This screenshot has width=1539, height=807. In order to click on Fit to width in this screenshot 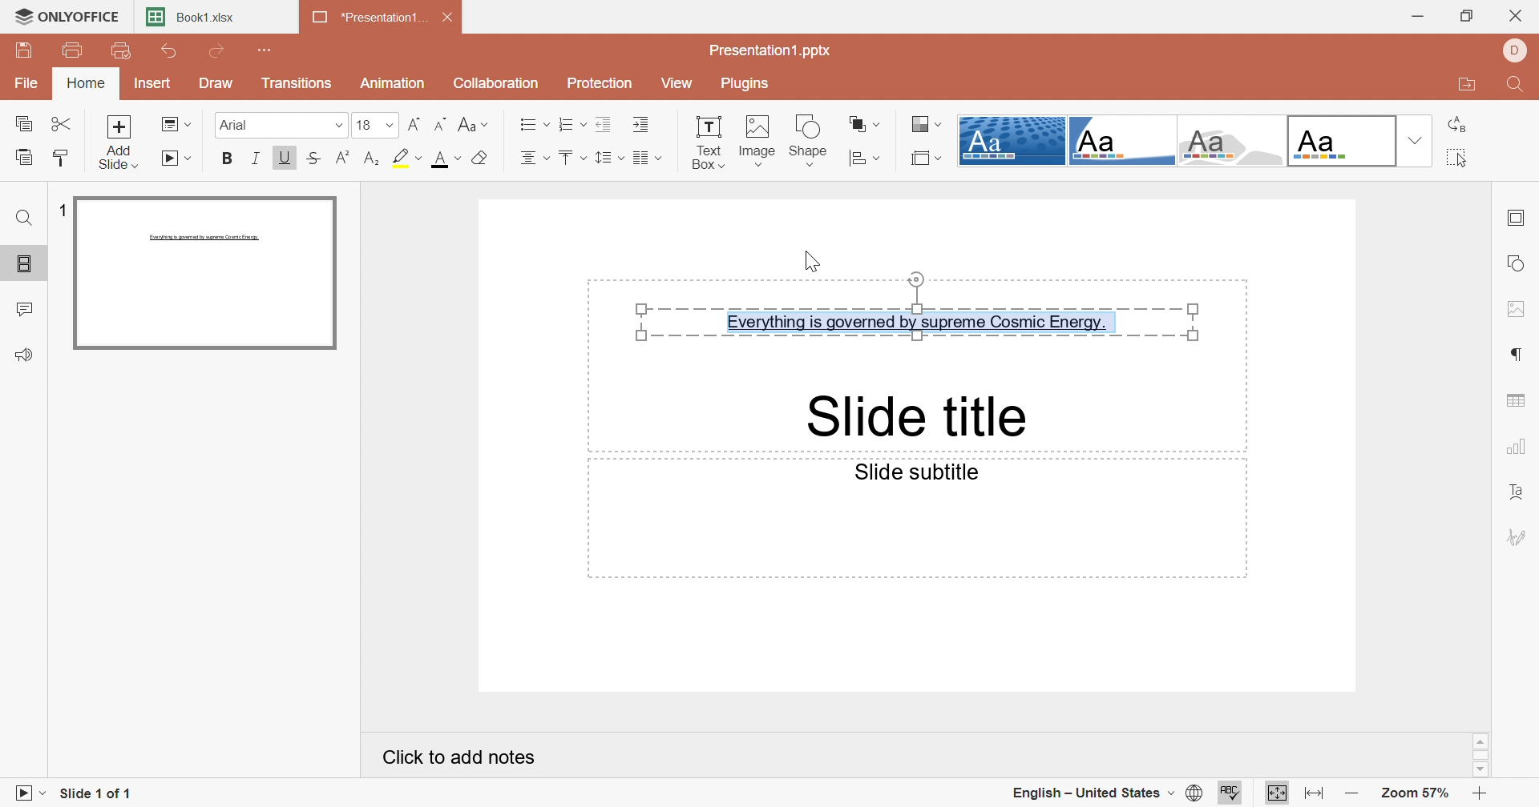, I will do `click(1312, 793)`.